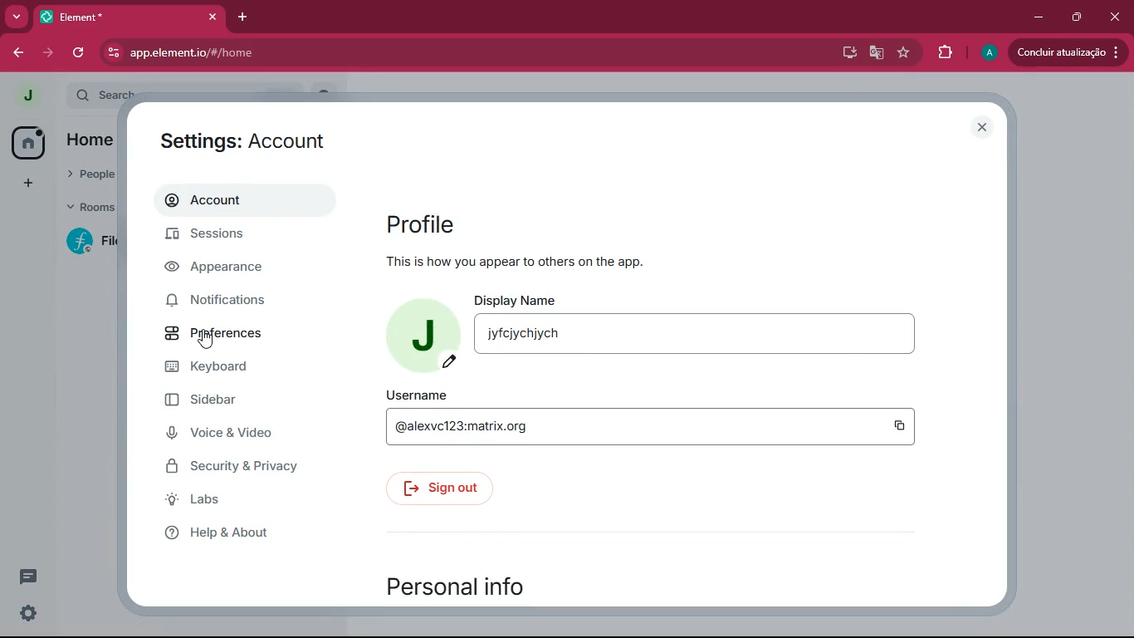 This screenshot has height=638, width=1134. What do you see at coordinates (89, 141) in the screenshot?
I see `home` at bounding box center [89, 141].